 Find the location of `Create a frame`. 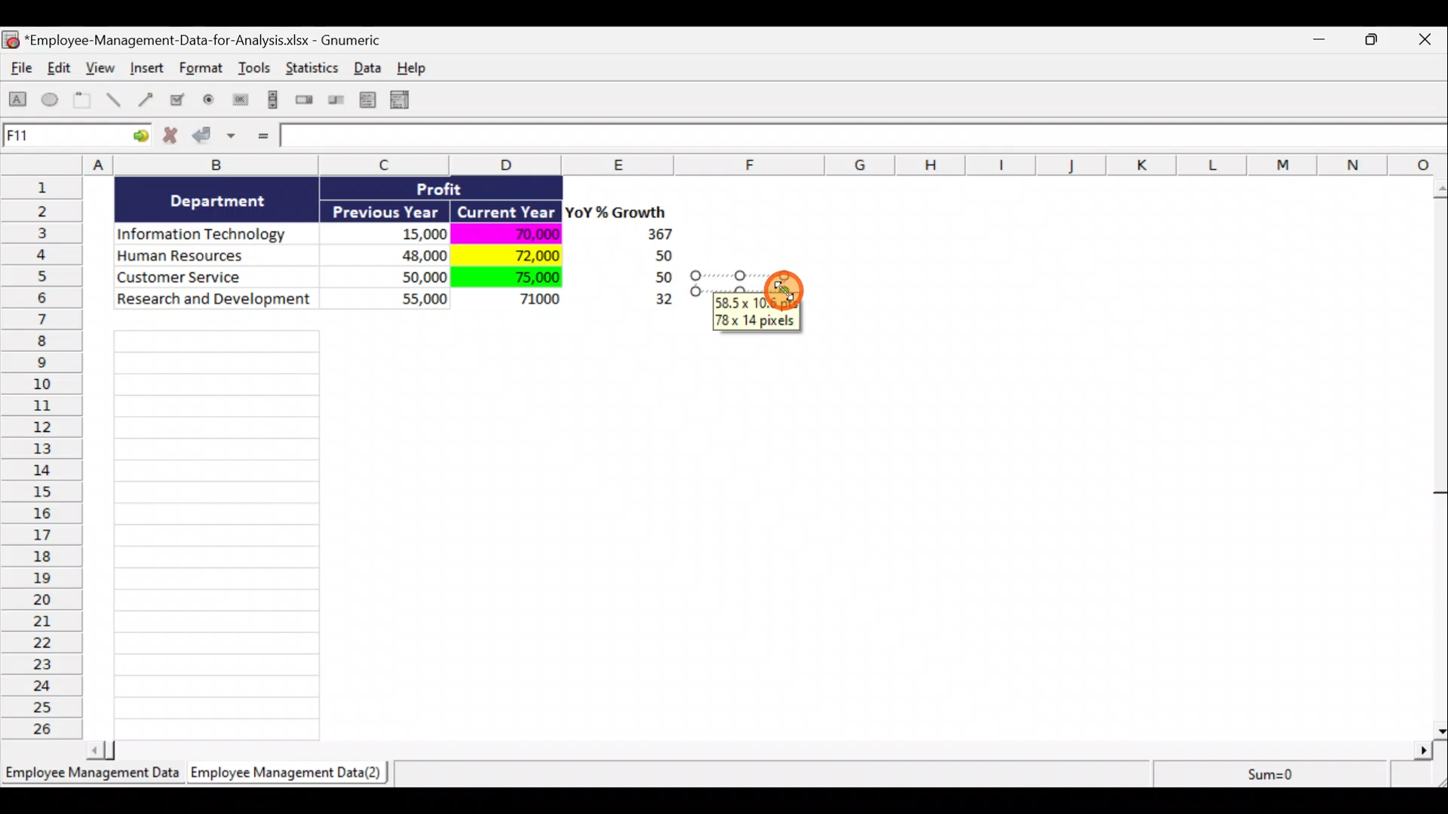

Create a frame is located at coordinates (82, 101).